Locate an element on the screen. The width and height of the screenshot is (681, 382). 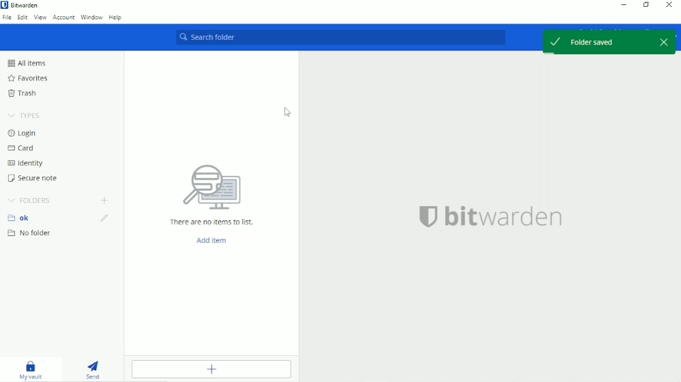
My vault is located at coordinates (32, 371).